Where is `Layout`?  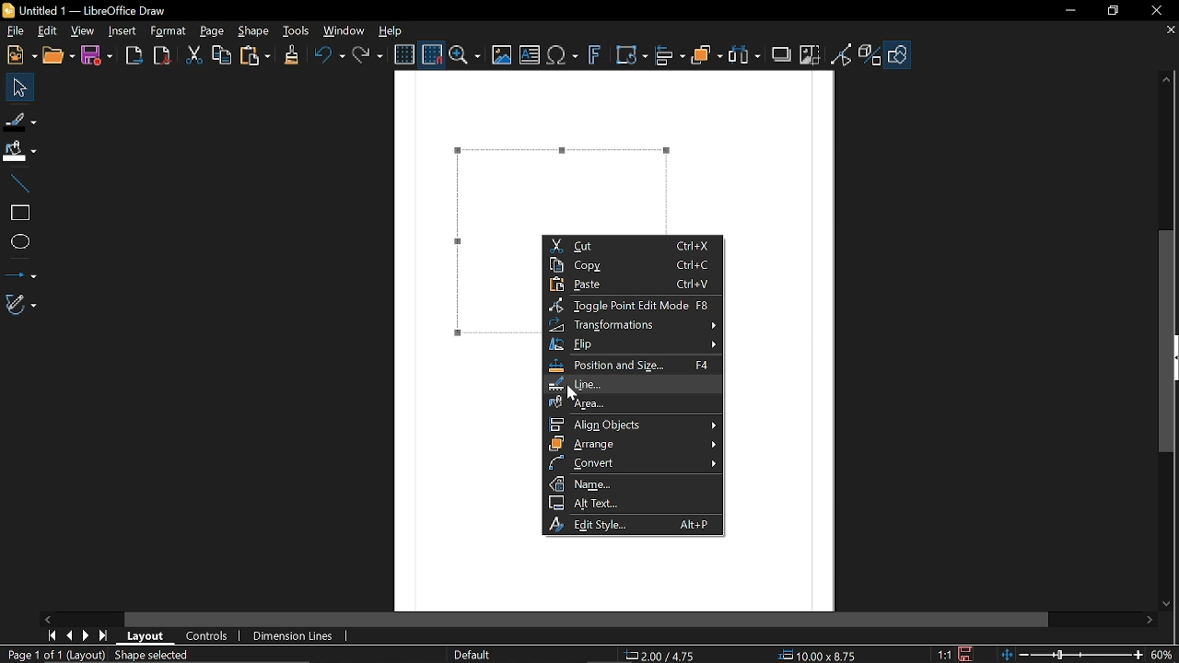 Layout is located at coordinates (149, 636).